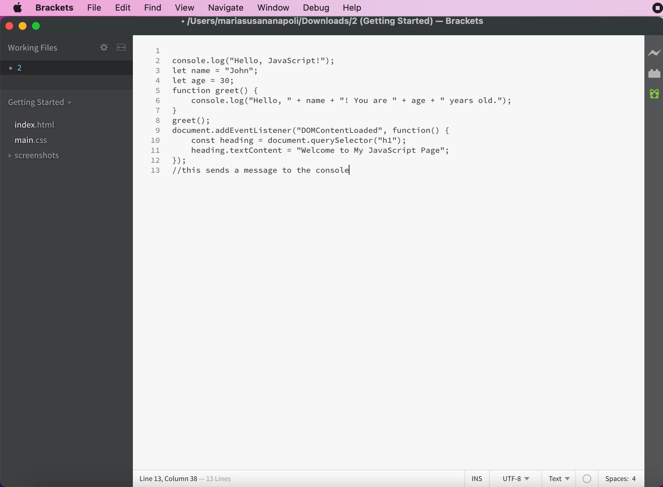  I want to click on live preview, so click(654, 53).